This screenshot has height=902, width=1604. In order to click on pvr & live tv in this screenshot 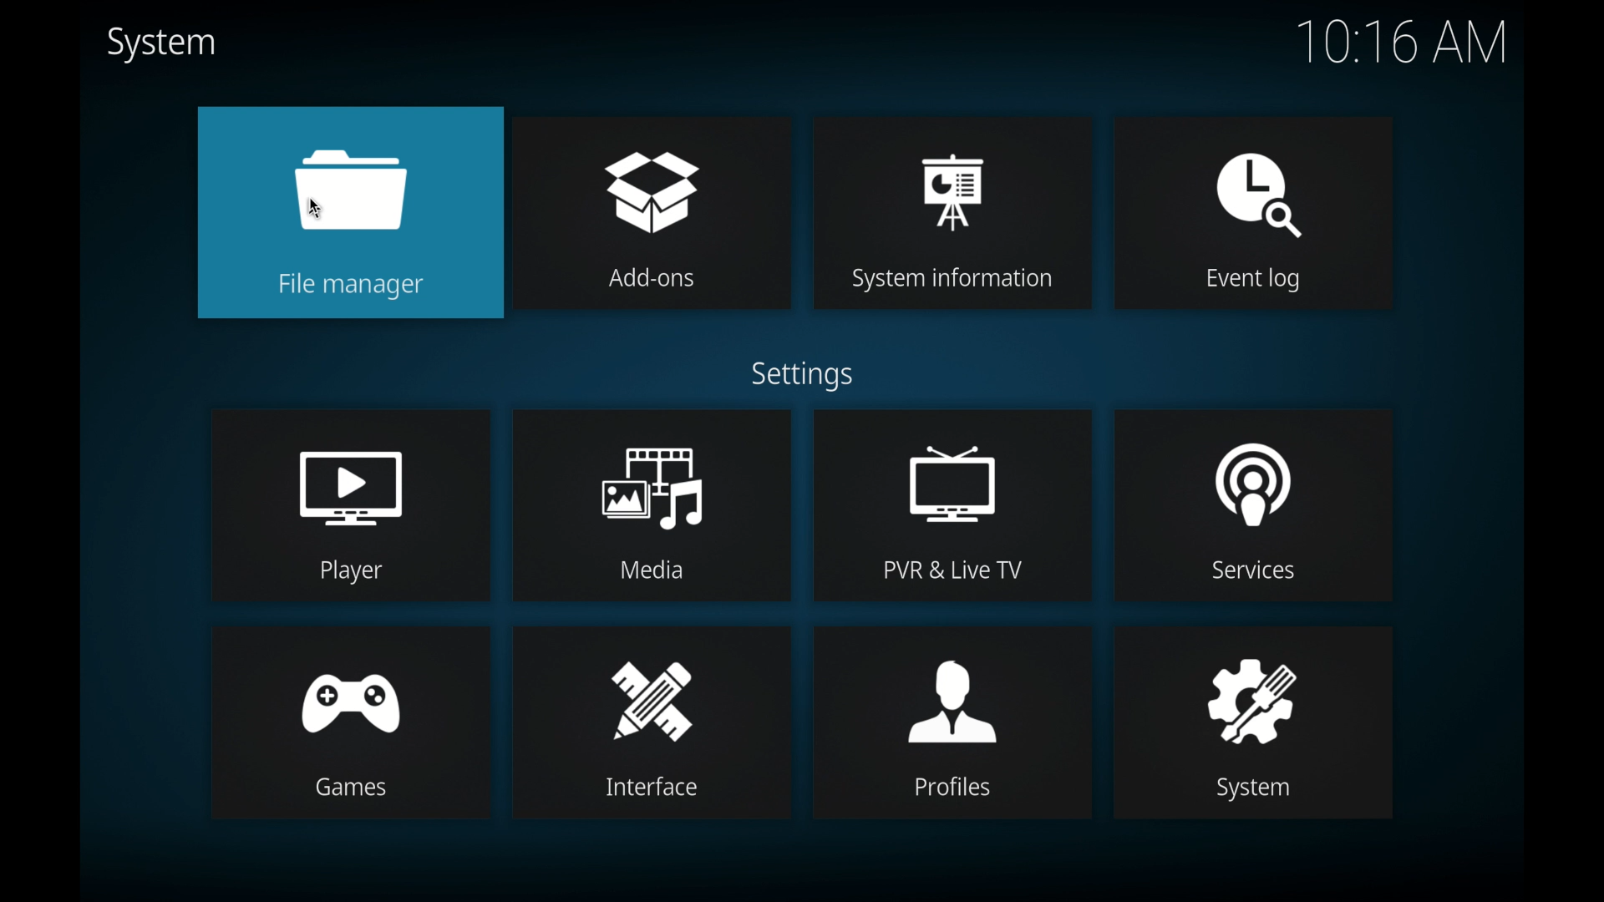, I will do `click(952, 504)`.